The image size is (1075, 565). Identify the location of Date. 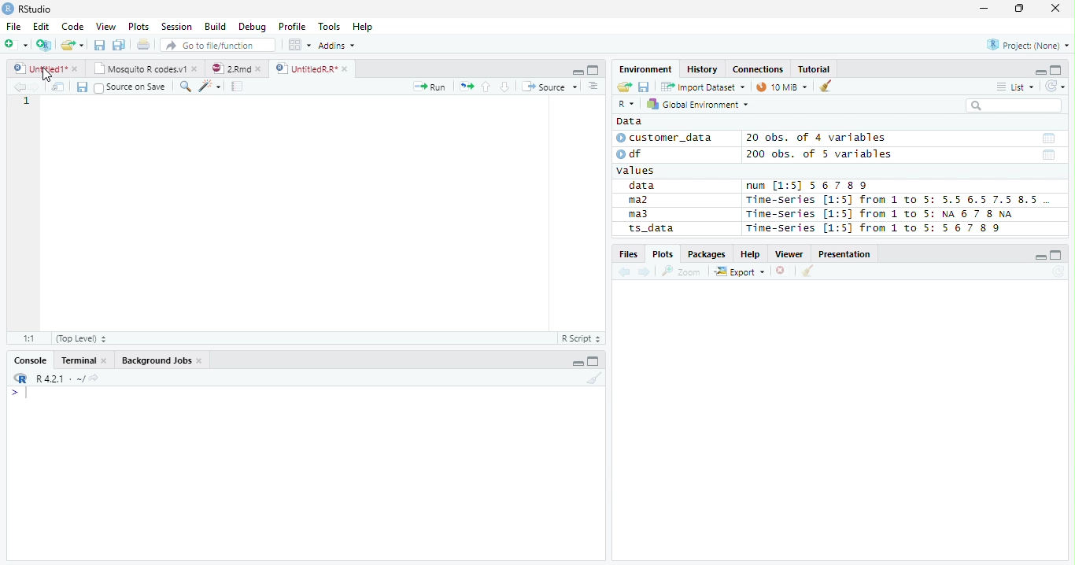
(1047, 138).